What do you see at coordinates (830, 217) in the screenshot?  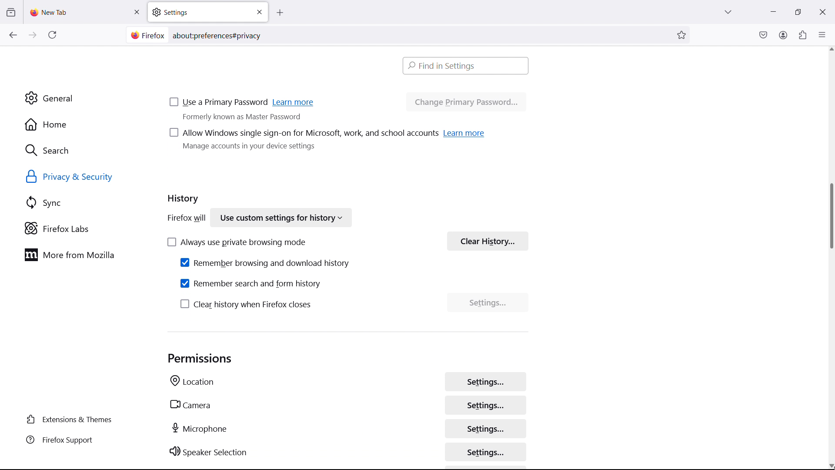 I see `vertical scrollbar` at bounding box center [830, 217].